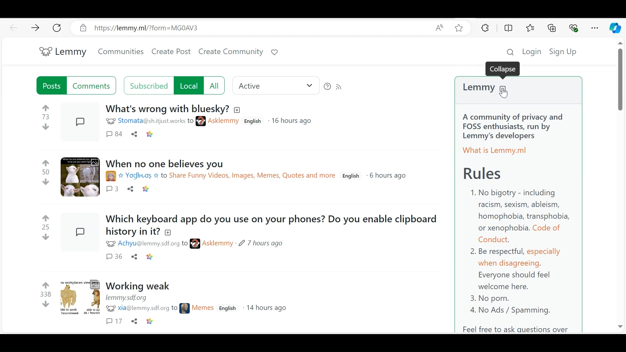 The height and width of the screenshot is (352, 626). Describe the element at coordinates (574, 27) in the screenshot. I see `Browser essentials` at that location.